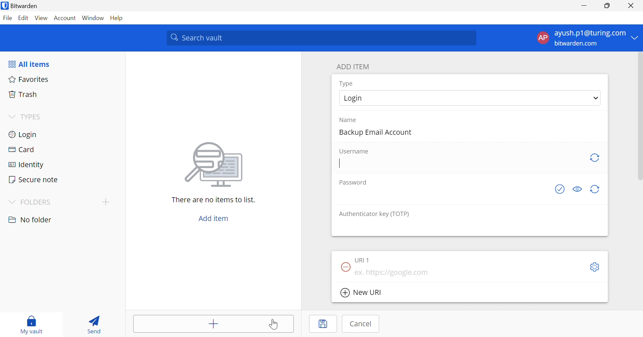  What do you see at coordinates (93, 17) in the screenshot?
I see `Window` at bounding box center [93, 17].